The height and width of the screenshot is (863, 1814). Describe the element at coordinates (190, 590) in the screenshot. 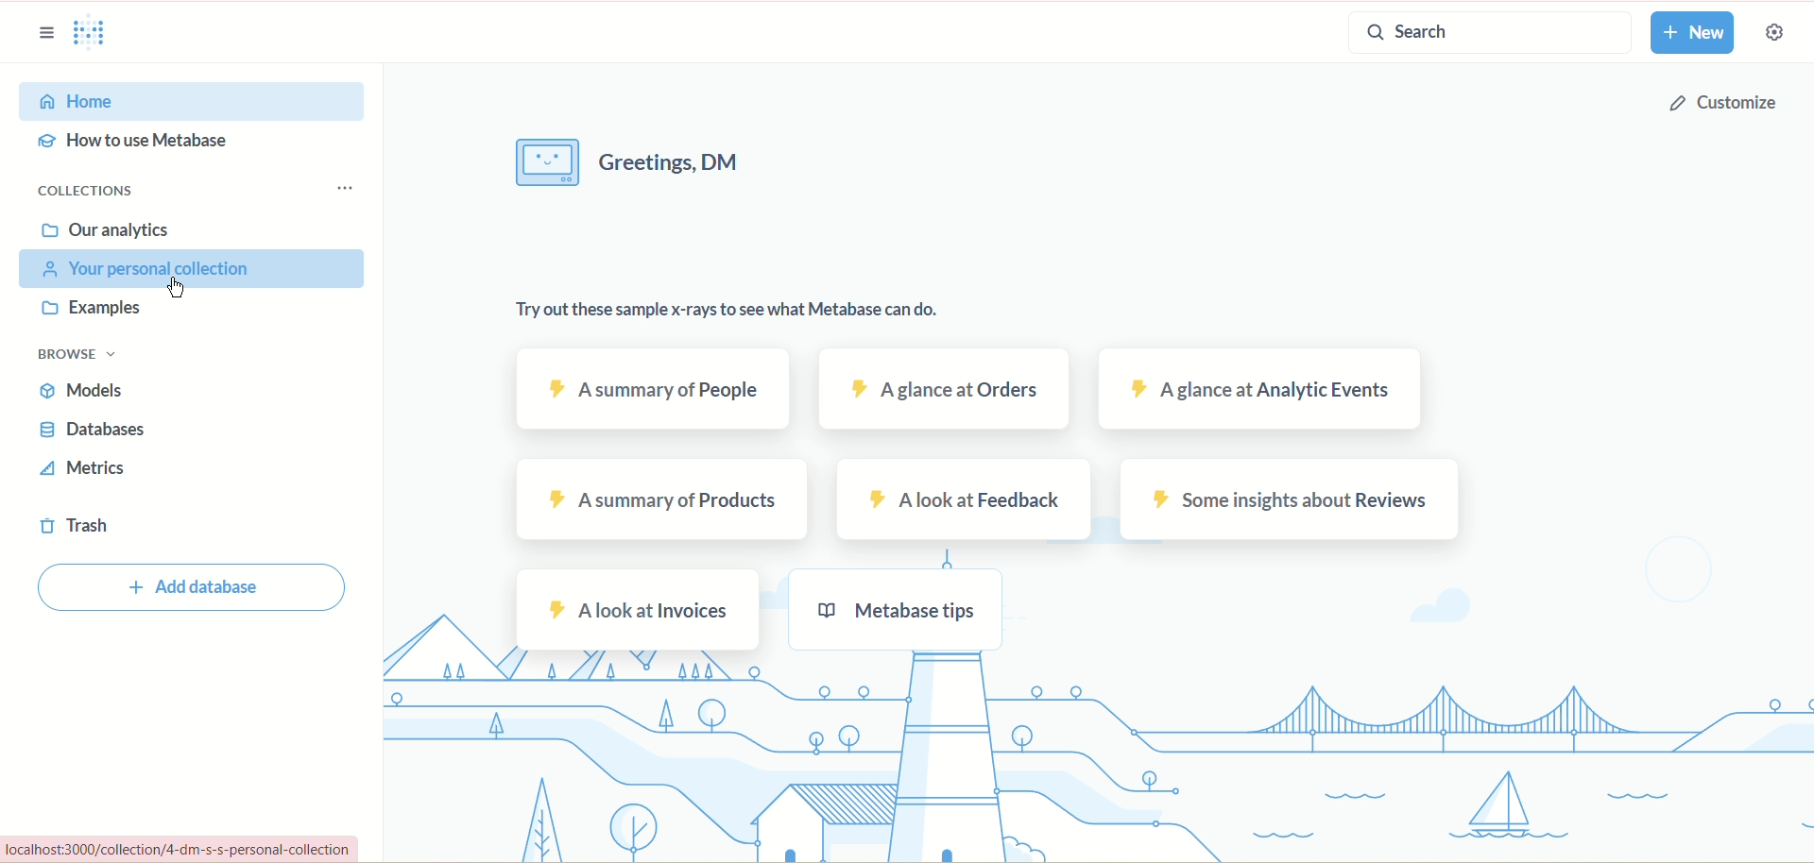

I see `Add database` at that location.